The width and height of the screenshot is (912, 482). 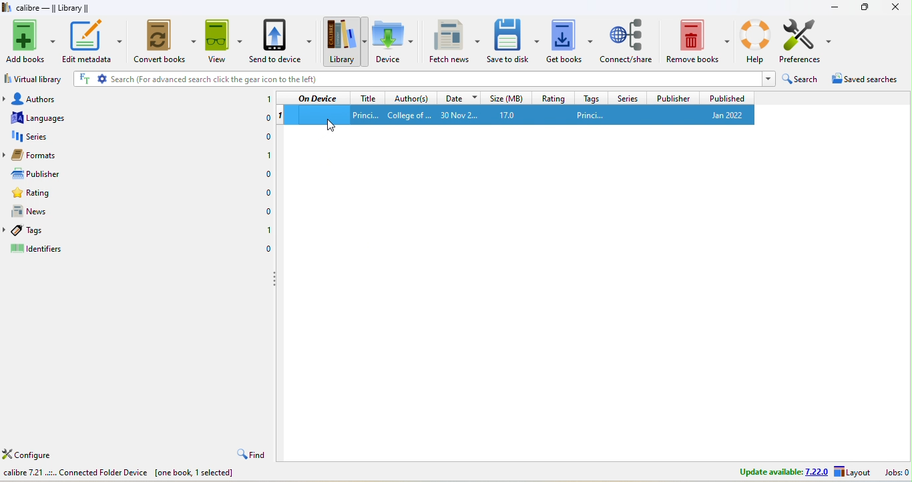 What do you see at coordinates (46, 248) in the screenshot?
I see `identifiers` at bounding box center [46, 248].